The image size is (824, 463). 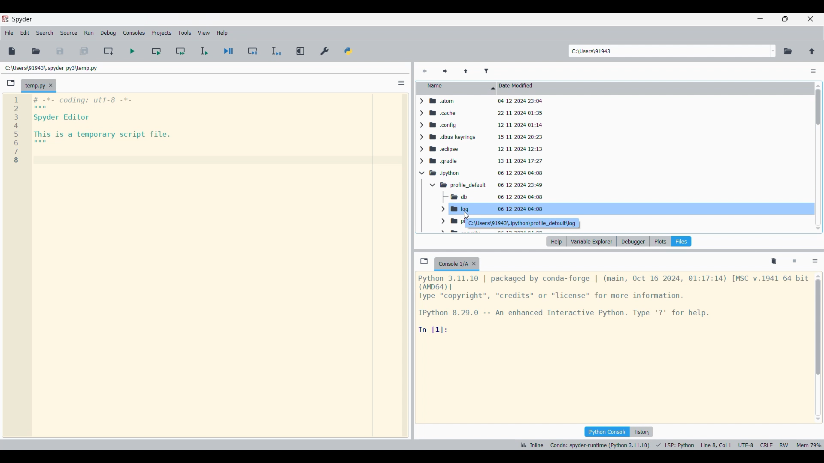 I want to click on Source menu, so click(x=69, y=33).